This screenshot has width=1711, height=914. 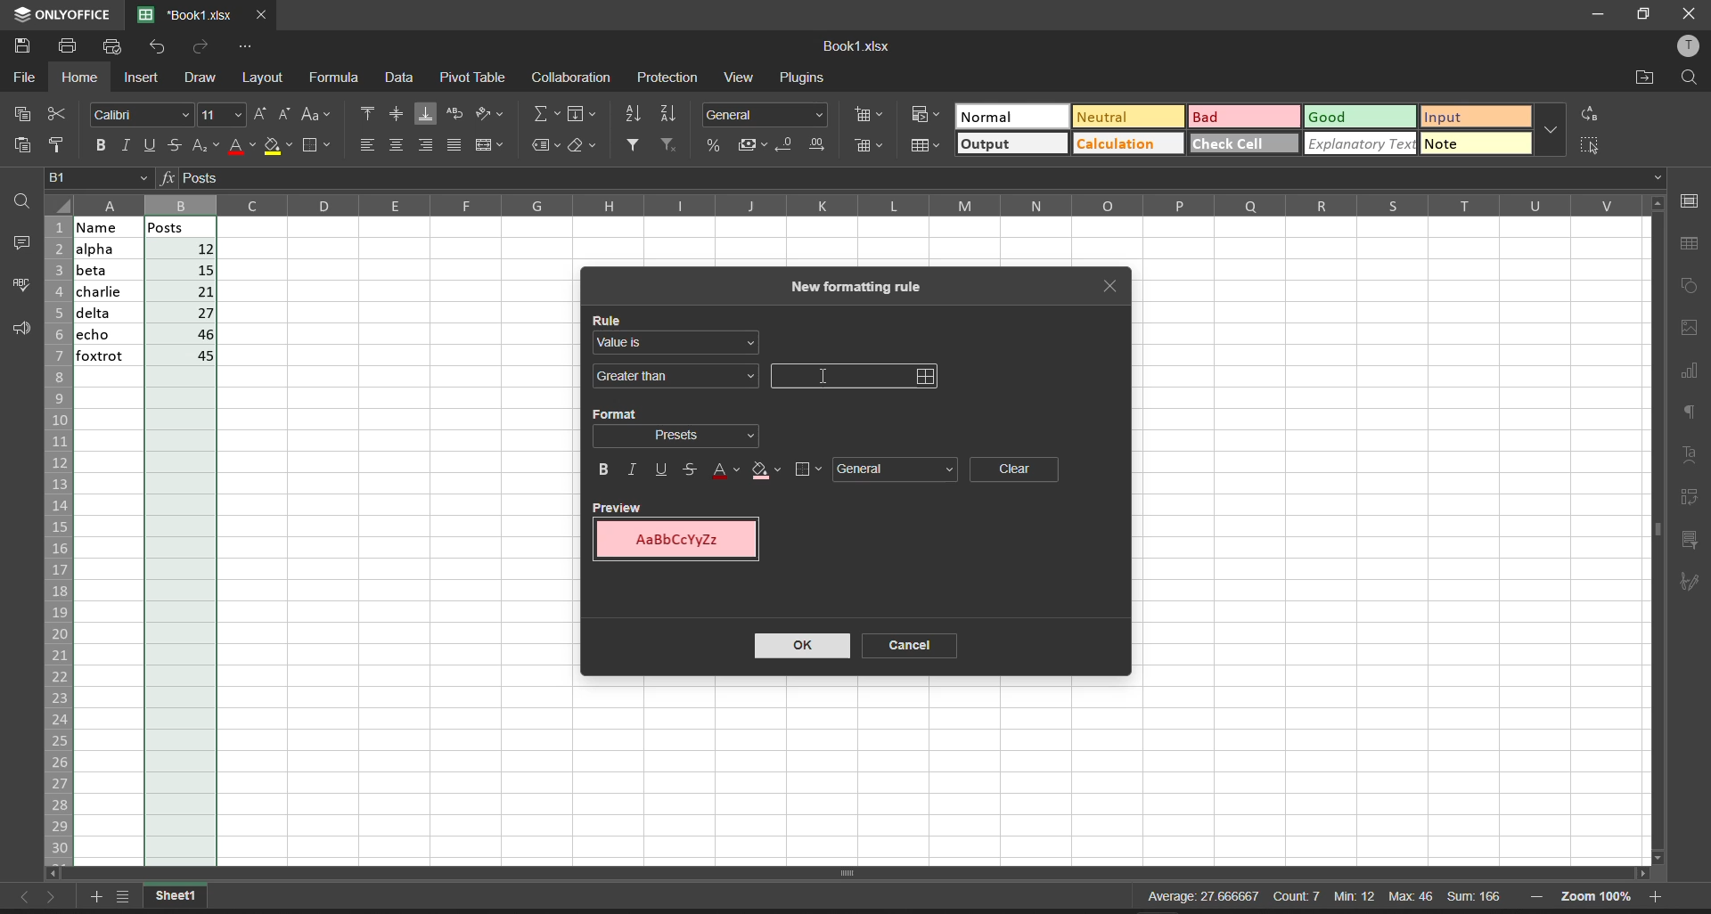 What do you see at coordinates (492, 145) in the screenshot?
I see `merge and center` at bounding box center [492, 145].